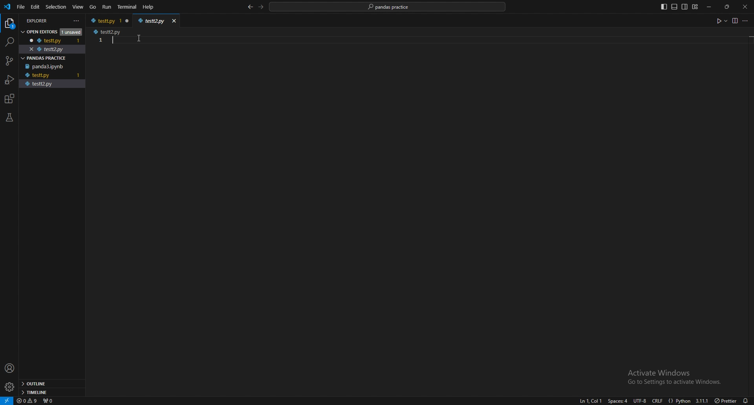 Image resolution: width=754 pixels, height=405 pixels. Describe the element at coordinates (148, 7) in the screenshot. I see `Help` at that location.